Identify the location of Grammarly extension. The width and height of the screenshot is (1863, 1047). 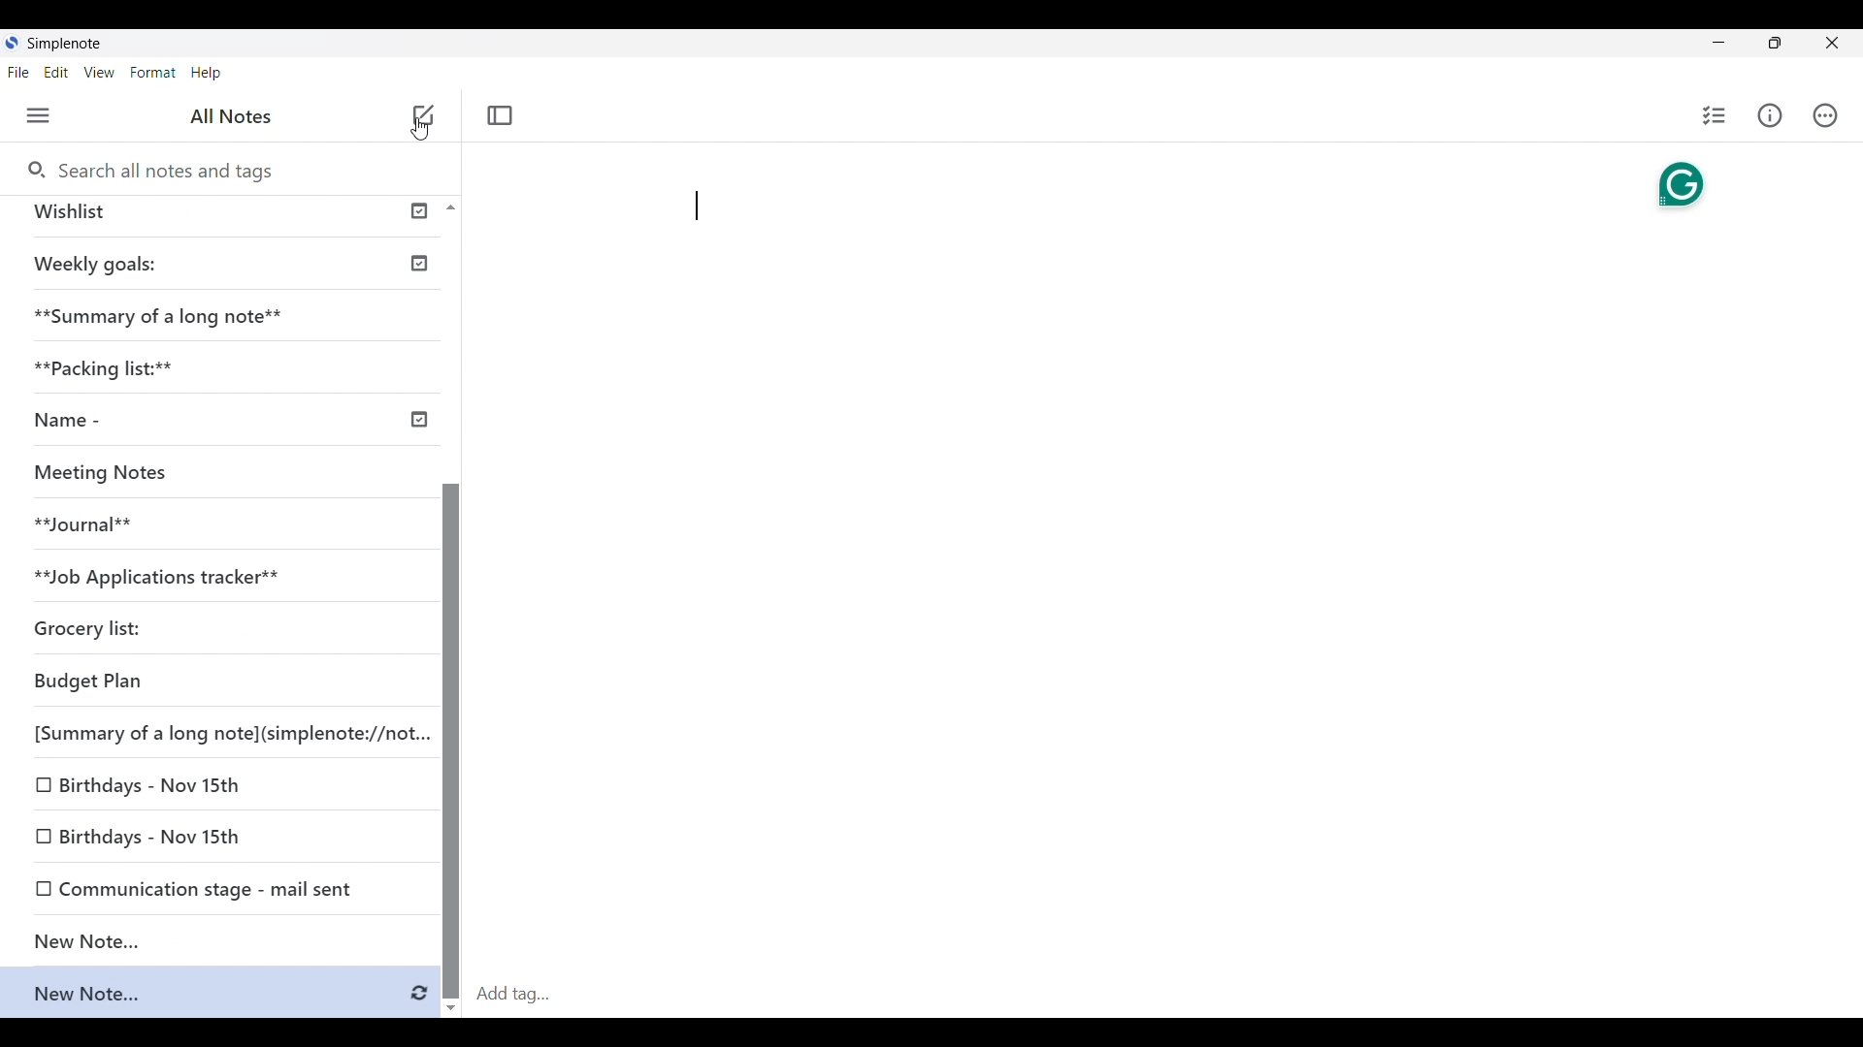
(1681, 185).